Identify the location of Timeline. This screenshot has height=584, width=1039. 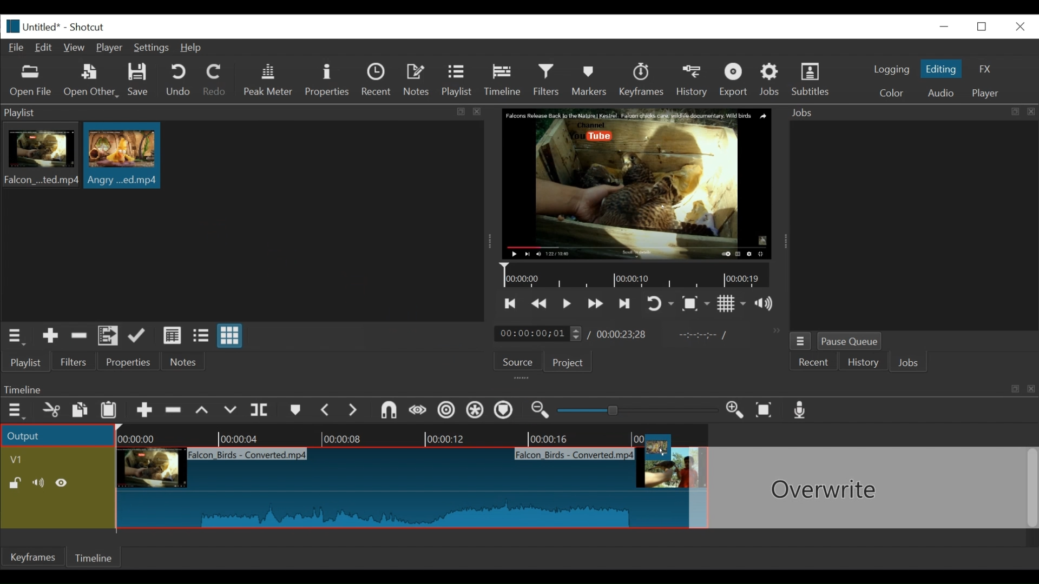
(96, 556).